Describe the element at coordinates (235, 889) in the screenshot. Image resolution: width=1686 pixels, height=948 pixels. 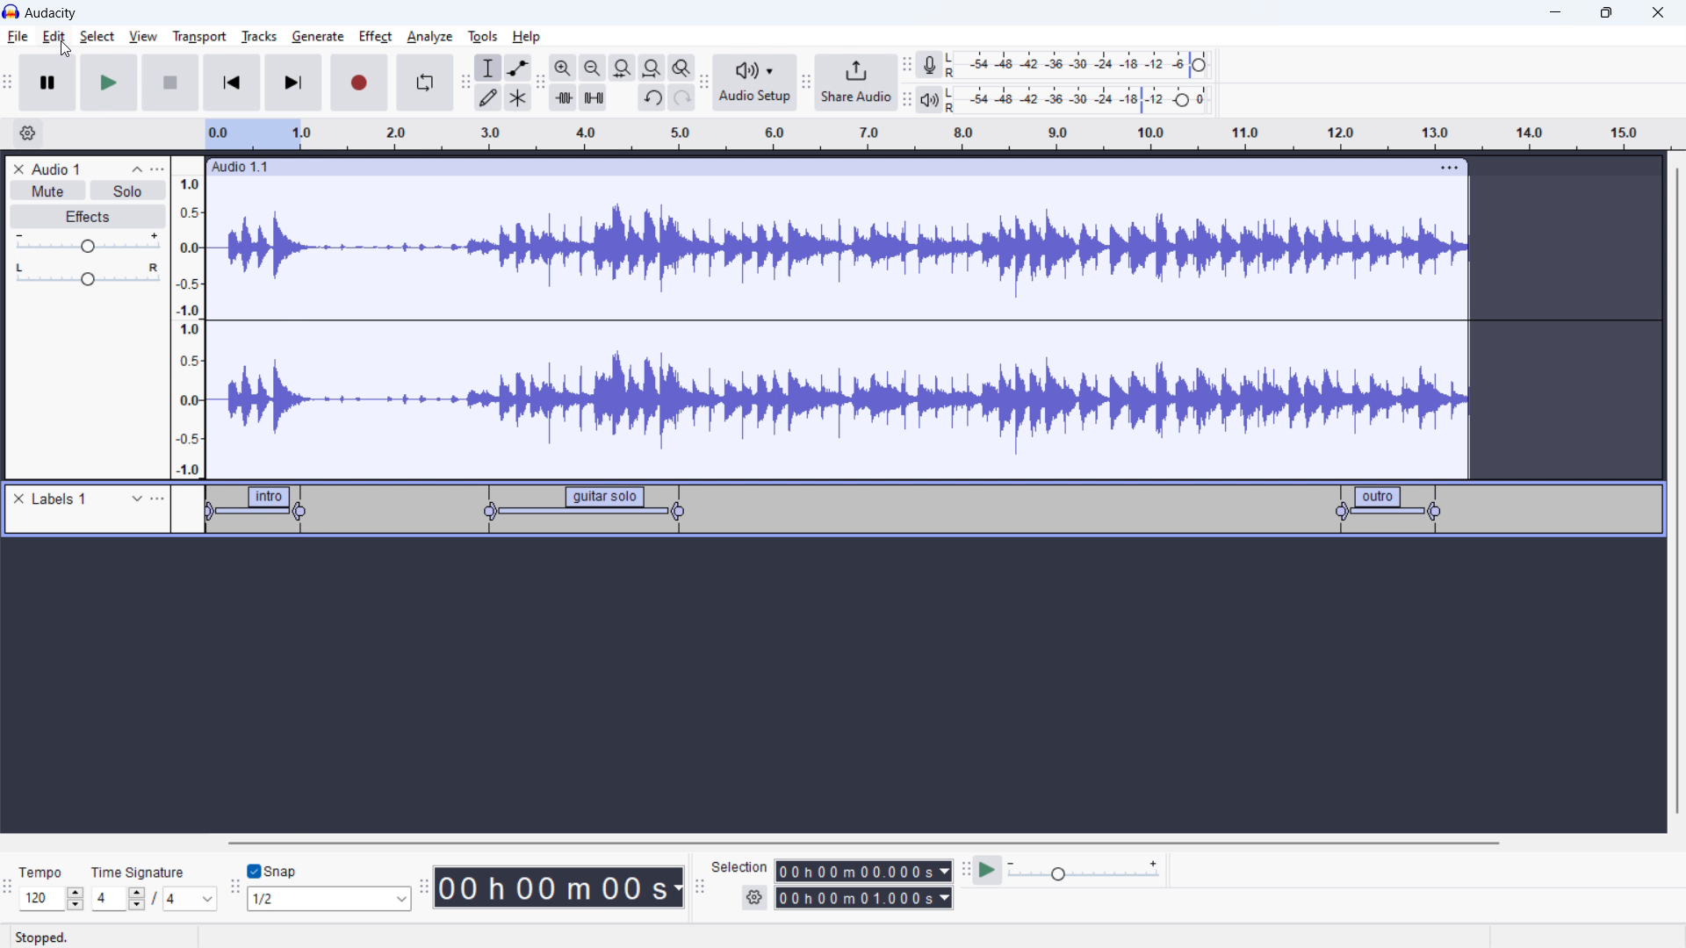
I see `snapping toolbar` at that location.